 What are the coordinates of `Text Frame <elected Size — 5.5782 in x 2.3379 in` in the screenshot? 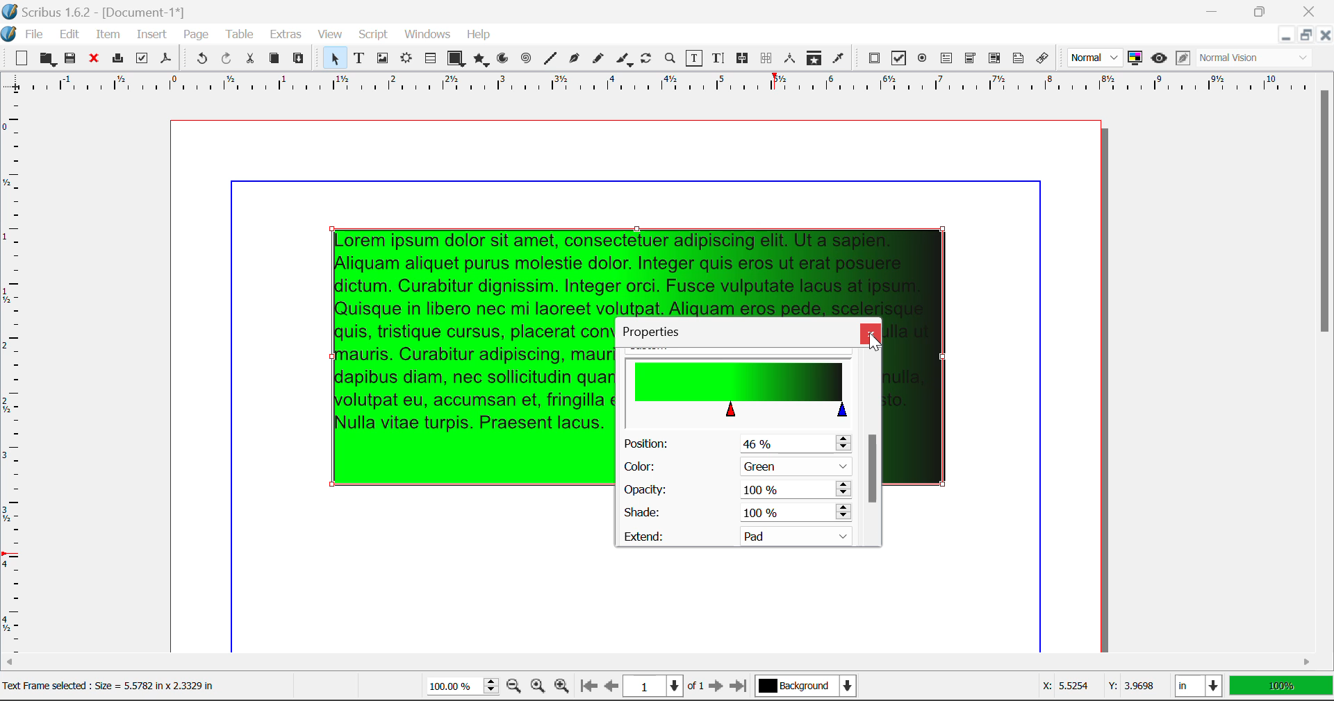 It's located at (110, 685).